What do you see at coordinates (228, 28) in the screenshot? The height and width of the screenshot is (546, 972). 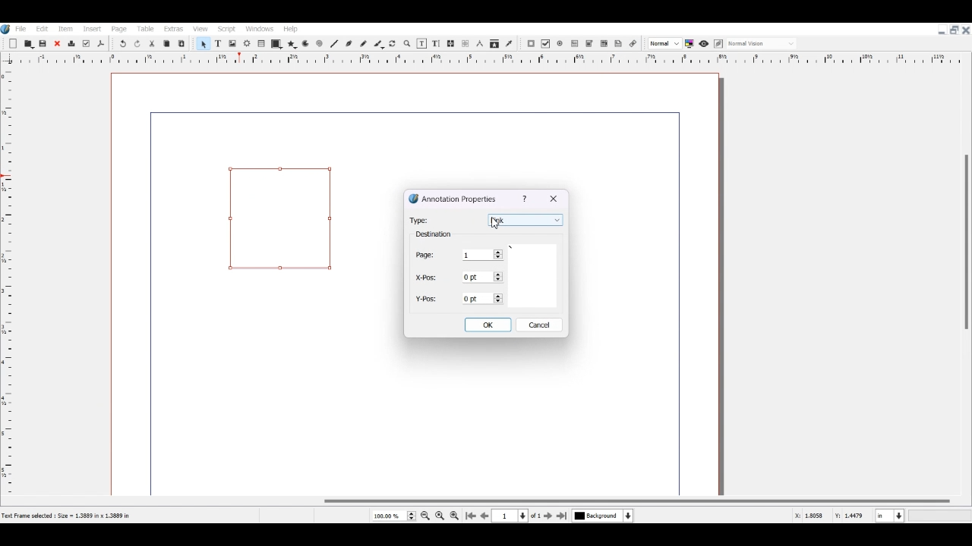 I see `Script` at bounding box center [228, 28].